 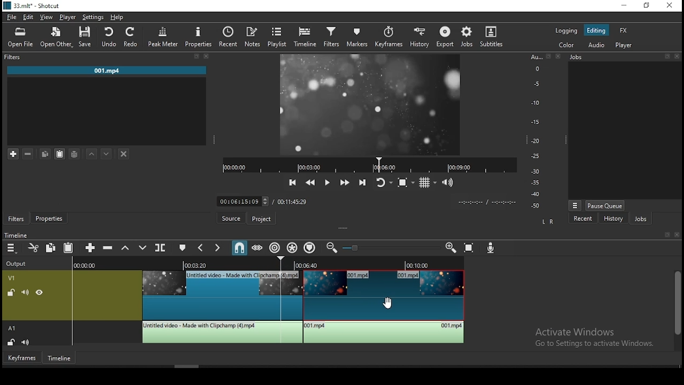 What do you see at coordinates (429, 181) in the screenshot?
I see `toggle grid display on player` at bounding box center [429, 181].